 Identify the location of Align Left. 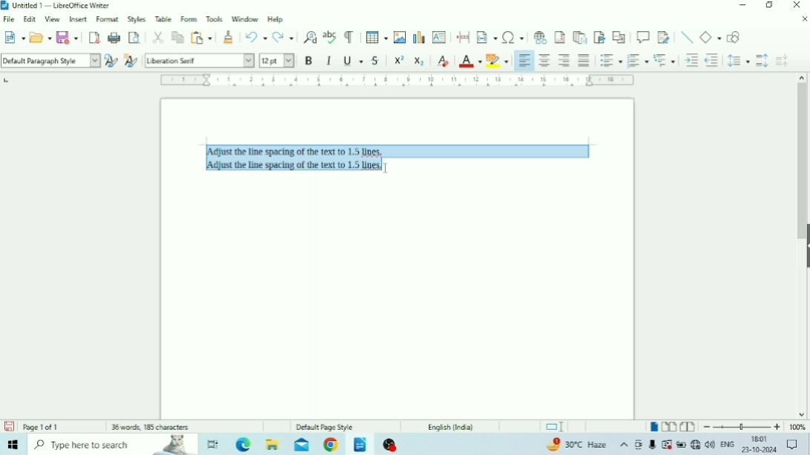
(524, 60).